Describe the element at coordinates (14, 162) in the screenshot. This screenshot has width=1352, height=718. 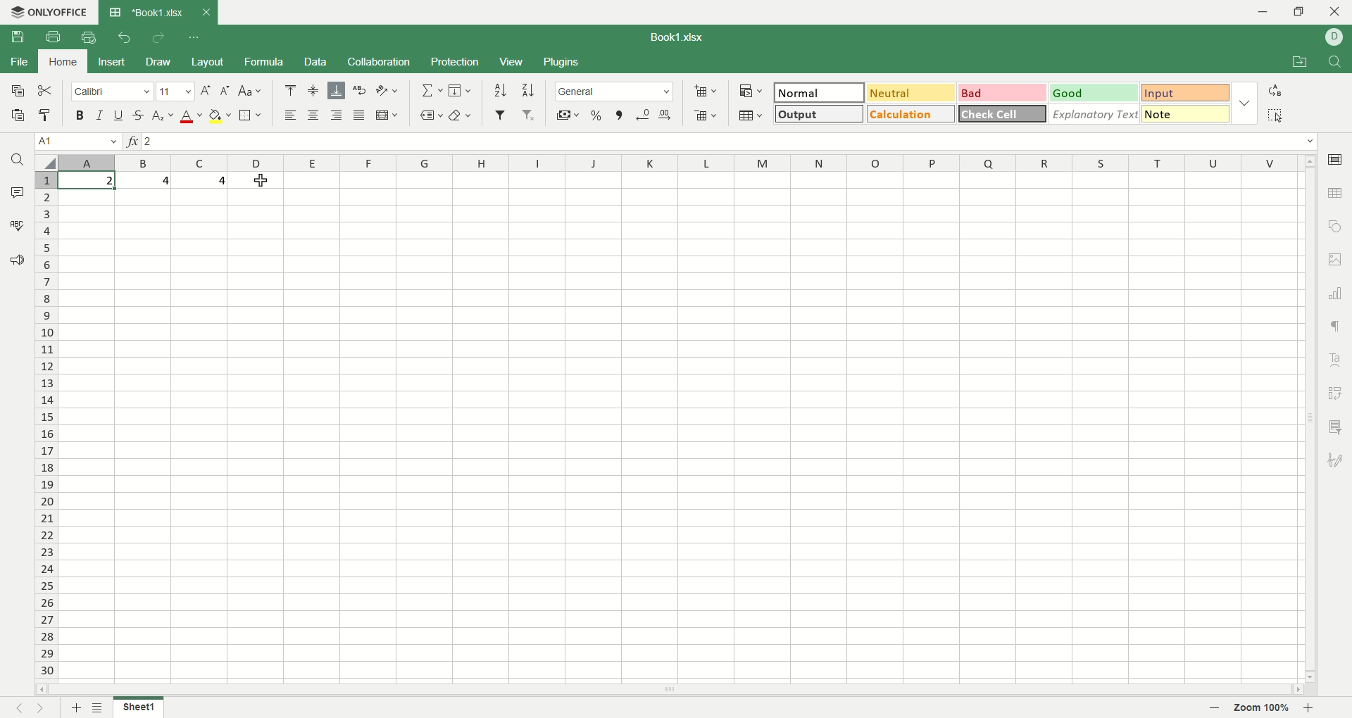
I see `search` at that location.